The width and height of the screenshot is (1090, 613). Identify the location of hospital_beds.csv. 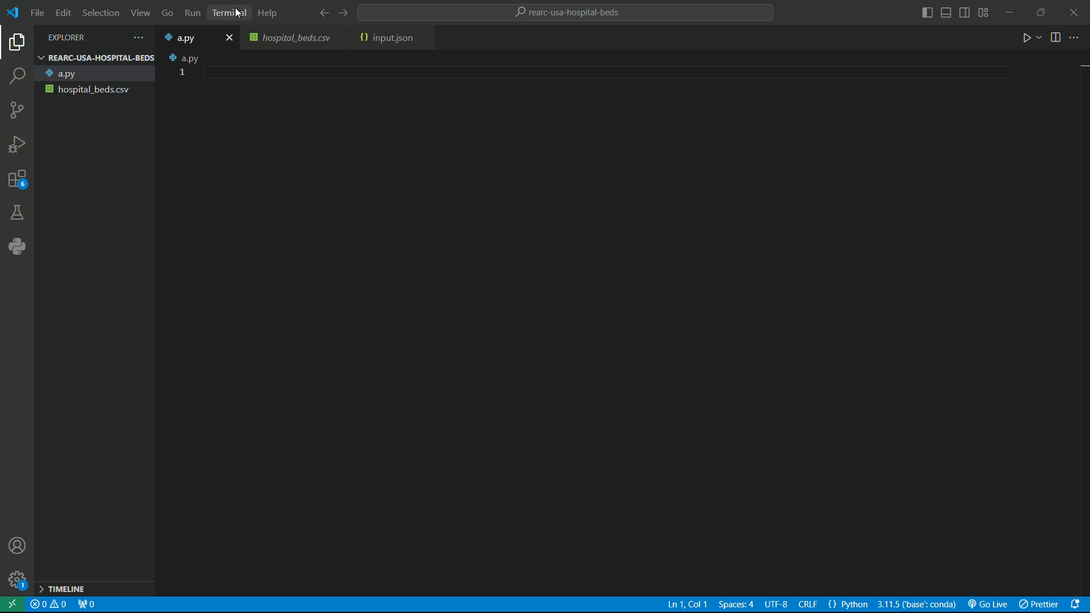
(293, 39).